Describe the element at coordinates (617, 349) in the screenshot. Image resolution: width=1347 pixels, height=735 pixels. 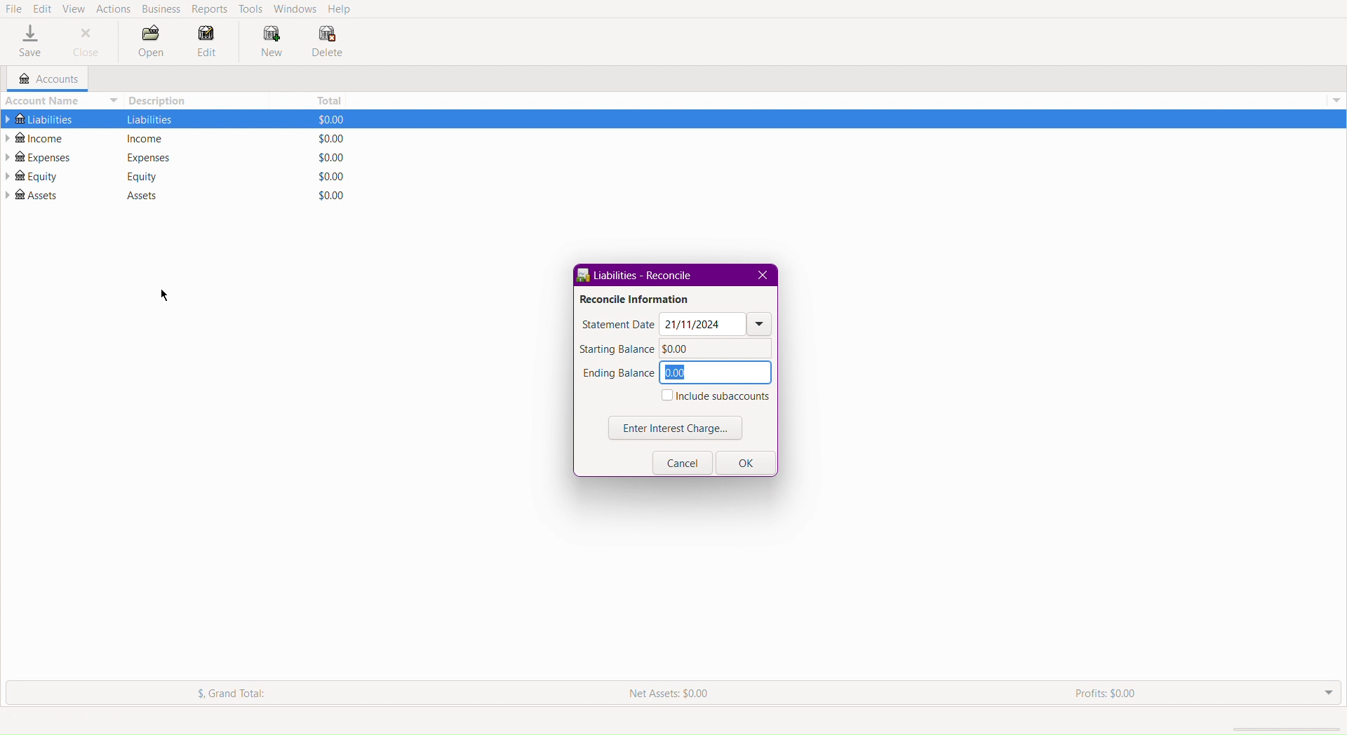
I see `Starting Balance` at that location.